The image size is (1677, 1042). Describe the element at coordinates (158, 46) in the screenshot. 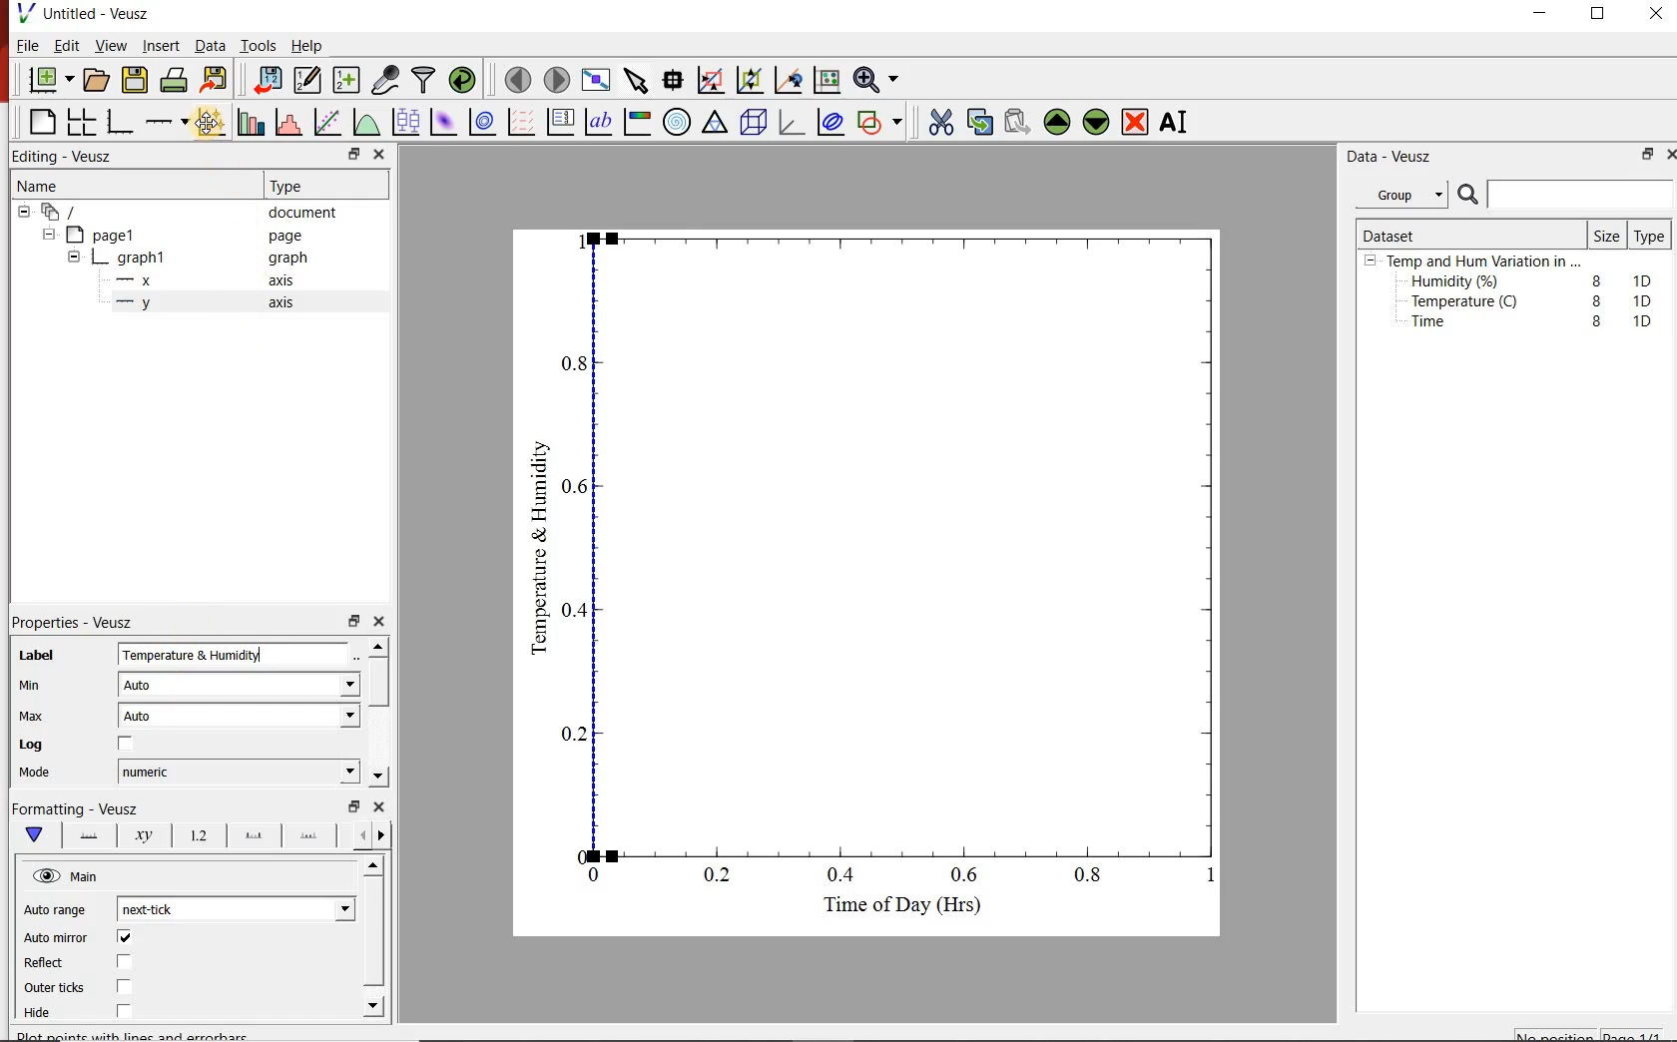

I see `Insert` at that location.